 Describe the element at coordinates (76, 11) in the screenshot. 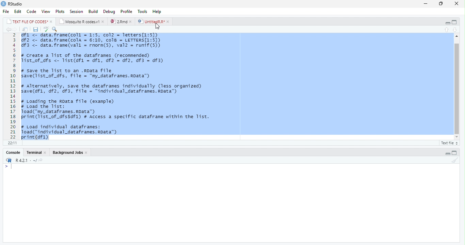

I see `Session` at that location.